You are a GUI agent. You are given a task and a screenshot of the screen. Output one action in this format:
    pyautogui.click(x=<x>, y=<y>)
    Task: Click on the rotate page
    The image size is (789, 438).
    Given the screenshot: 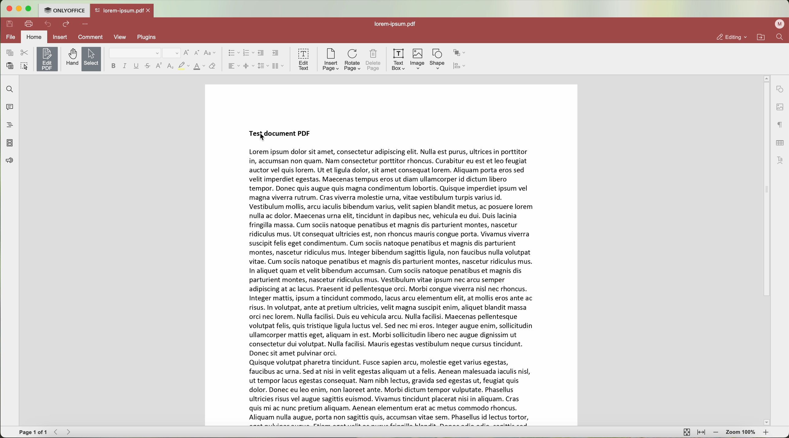 What is the action you would take?
    pyautogui.click(x=352, y=61)
    